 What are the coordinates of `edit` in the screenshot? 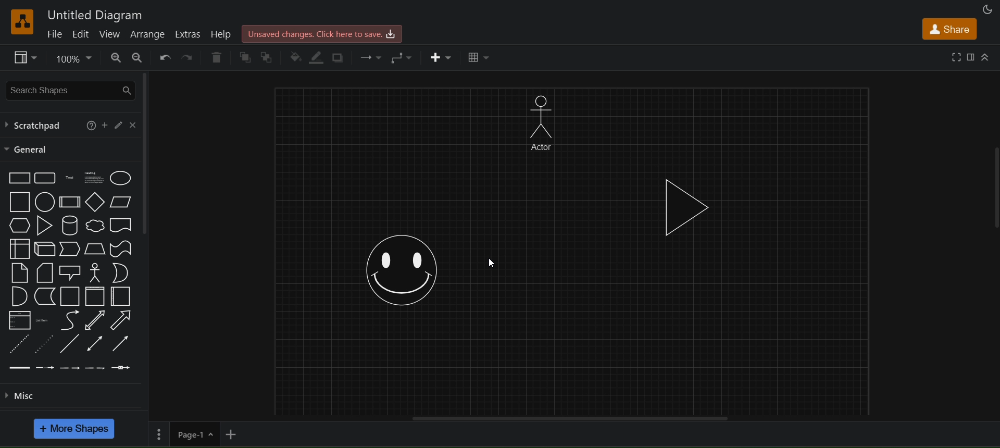 It's located at (80, 34).